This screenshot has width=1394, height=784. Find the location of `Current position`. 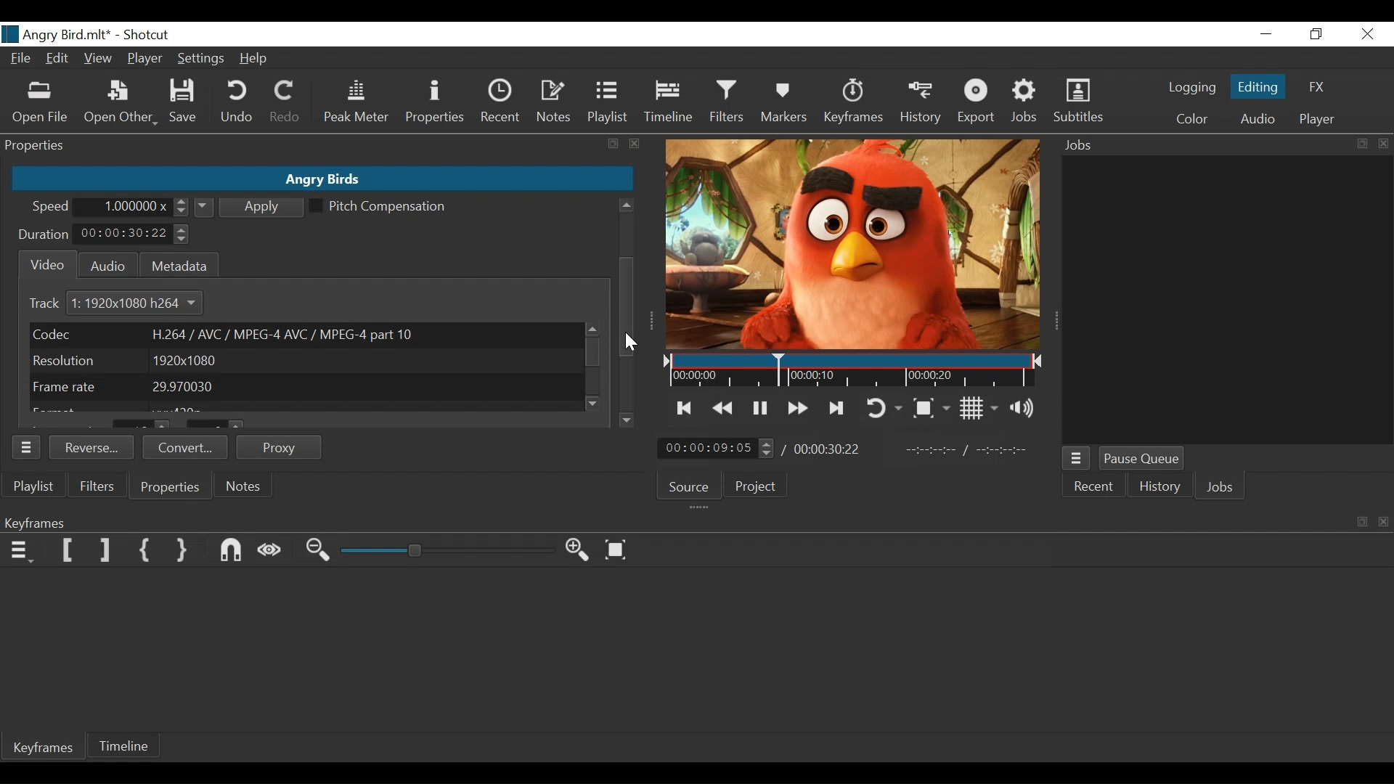

Current position is located at coordinates (717, 448).